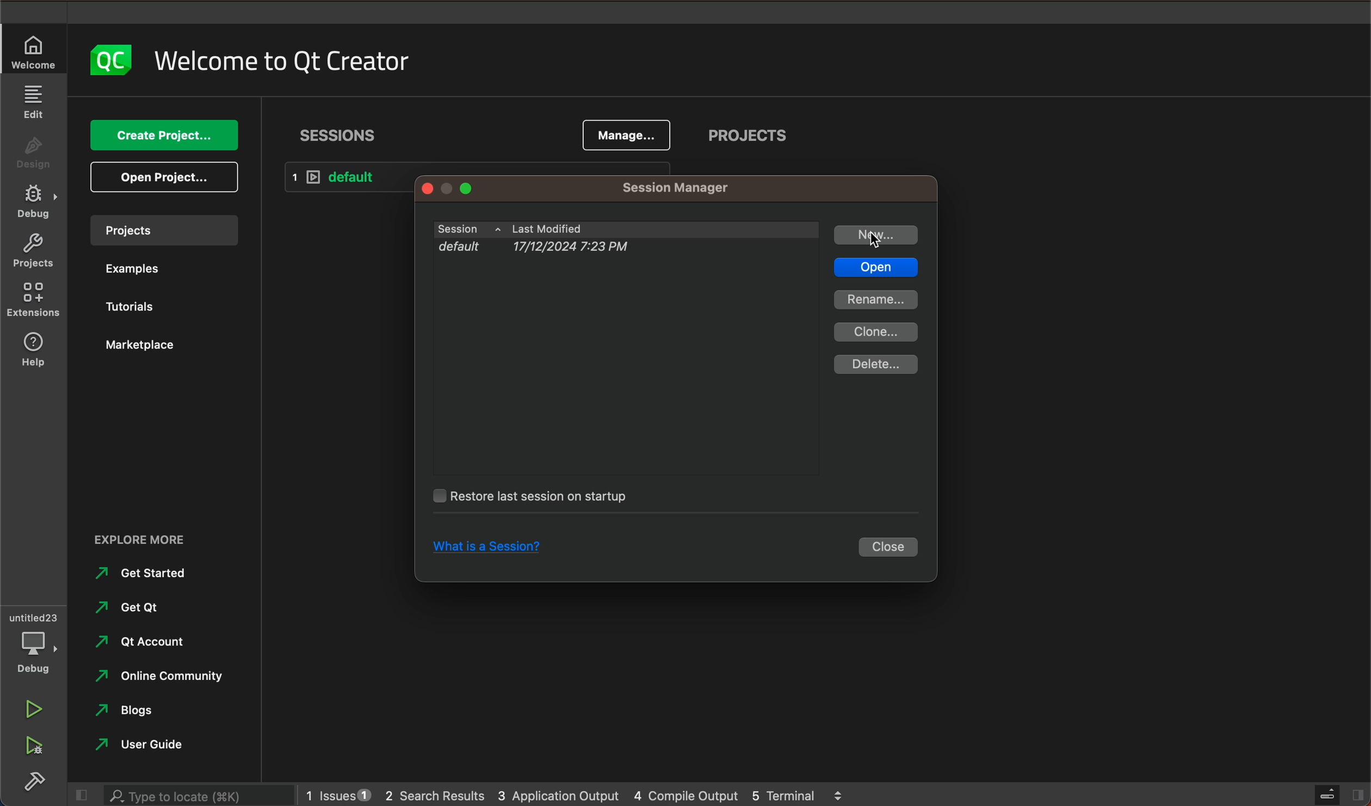  I want to click on rename, so click(875, 299).